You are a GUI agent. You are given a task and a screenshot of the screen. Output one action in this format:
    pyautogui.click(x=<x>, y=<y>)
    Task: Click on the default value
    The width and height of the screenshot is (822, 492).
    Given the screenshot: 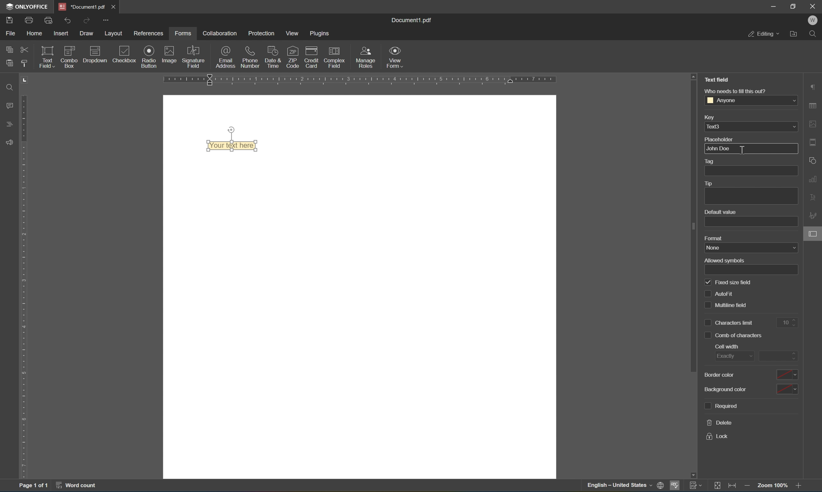 What is the action you would take?
    pyautogui.click(x=721, y=212)
    